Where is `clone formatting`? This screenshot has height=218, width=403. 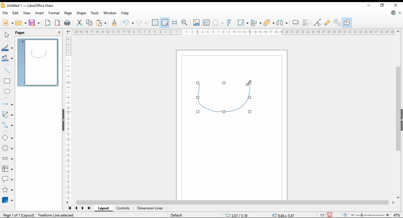
clone formatting is located at coordinates (115, 23).